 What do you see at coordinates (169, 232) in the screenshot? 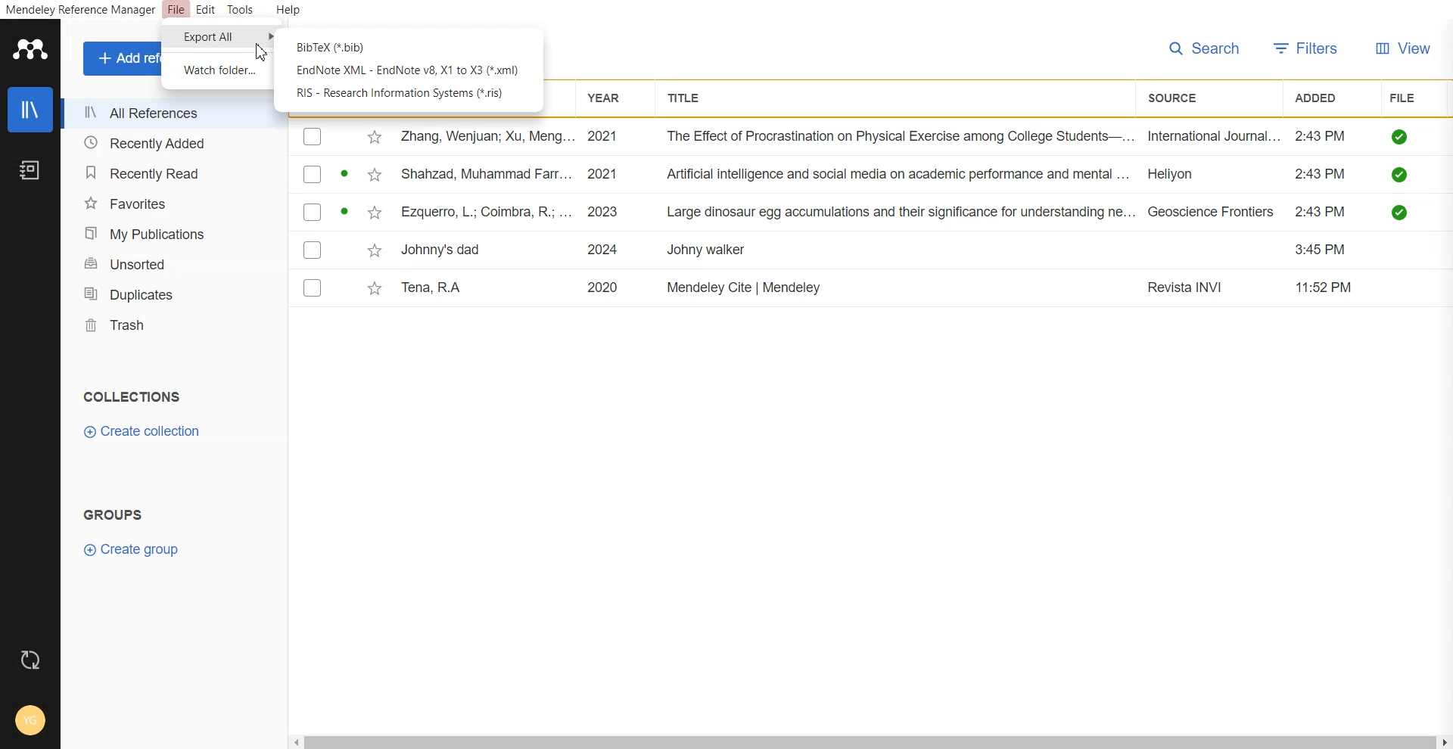
I see `My Publication` at bounding box center [169, 232].